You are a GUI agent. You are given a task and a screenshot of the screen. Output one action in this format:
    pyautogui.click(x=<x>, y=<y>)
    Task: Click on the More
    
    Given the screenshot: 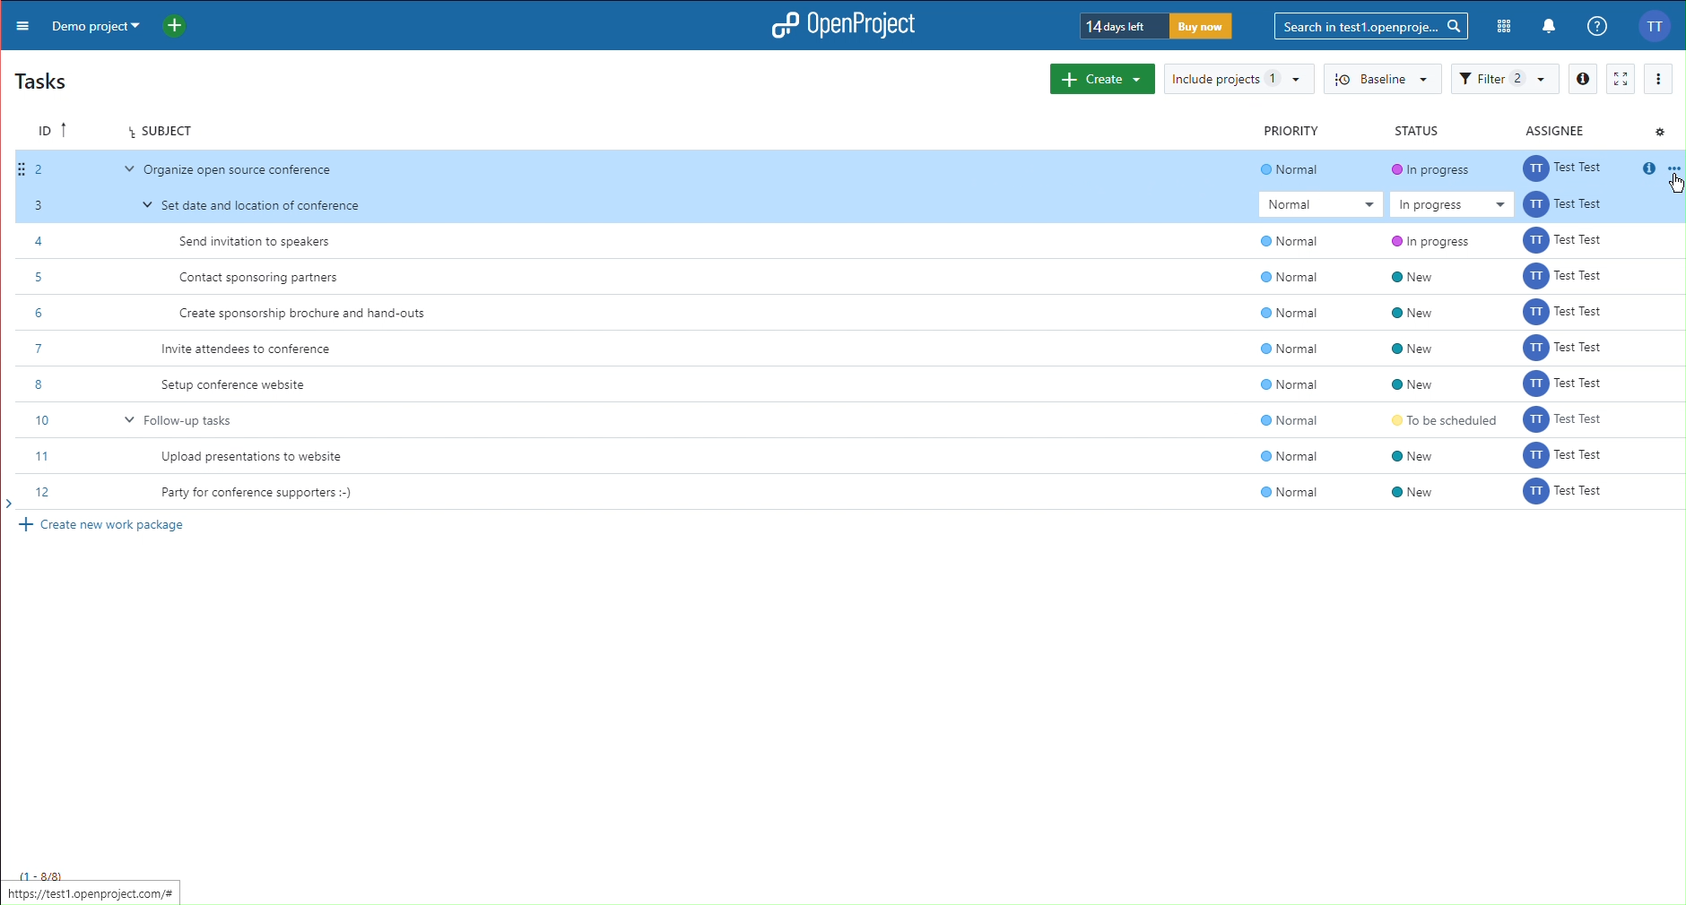 What is the action you would take?
    pyautogui.click(x=1660, y=78)
    